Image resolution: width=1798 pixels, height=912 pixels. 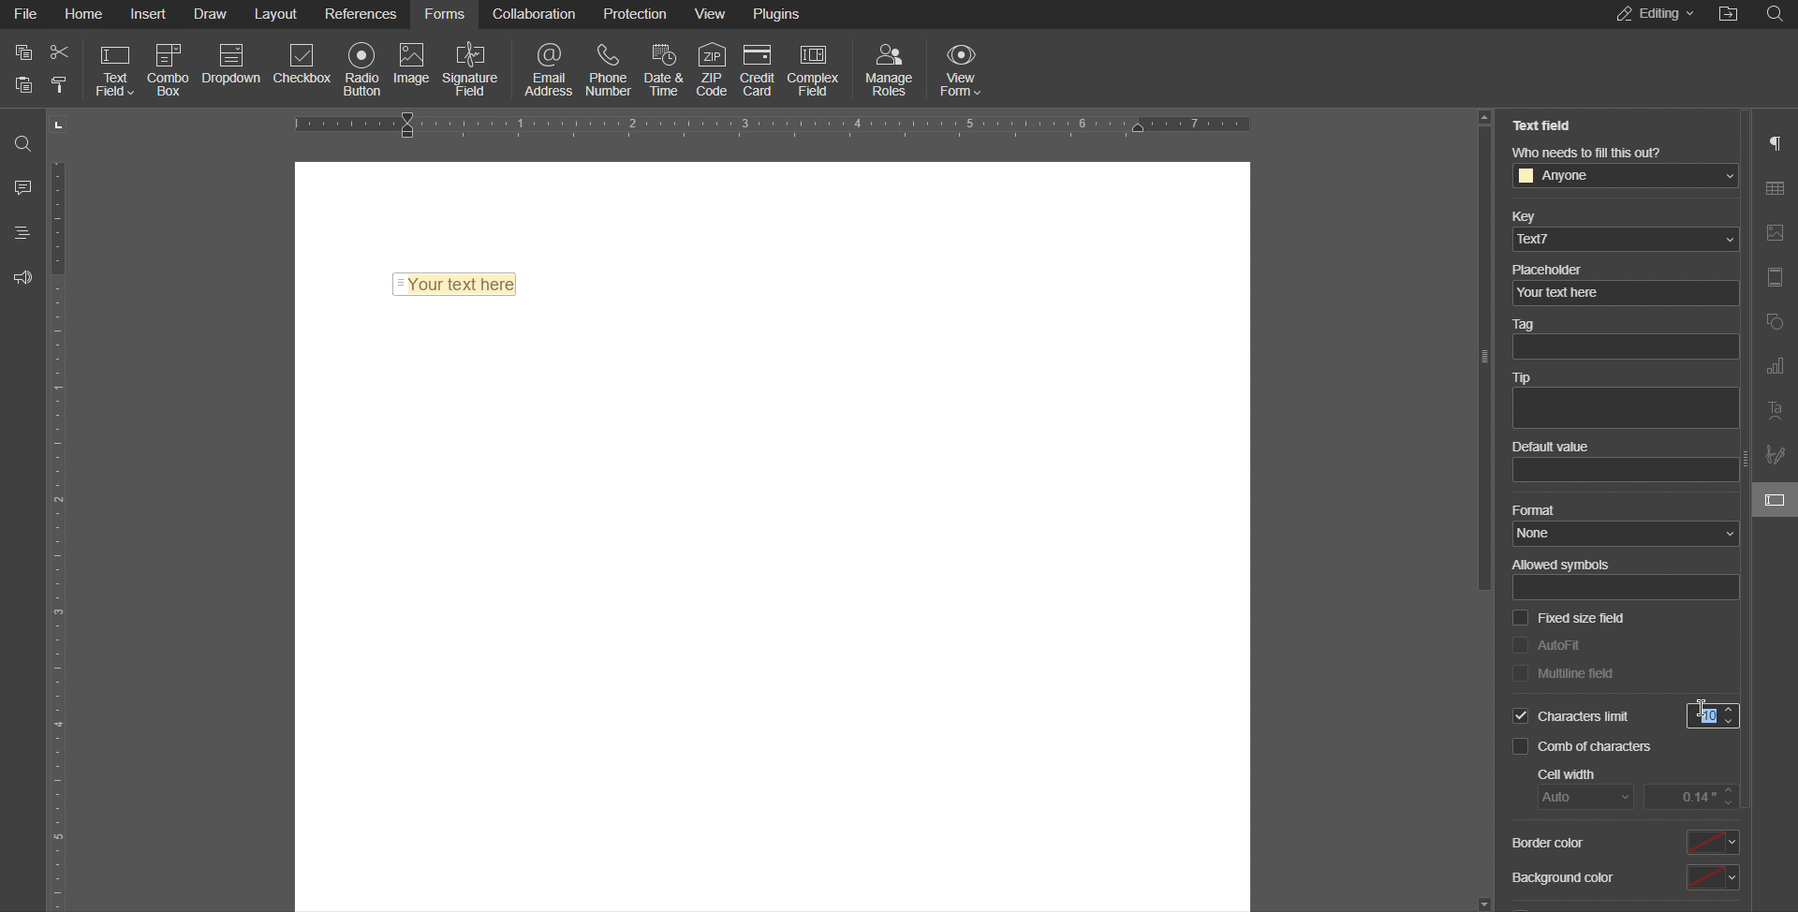 I want to click on Feedback and Support, so click(x=22, y=277).